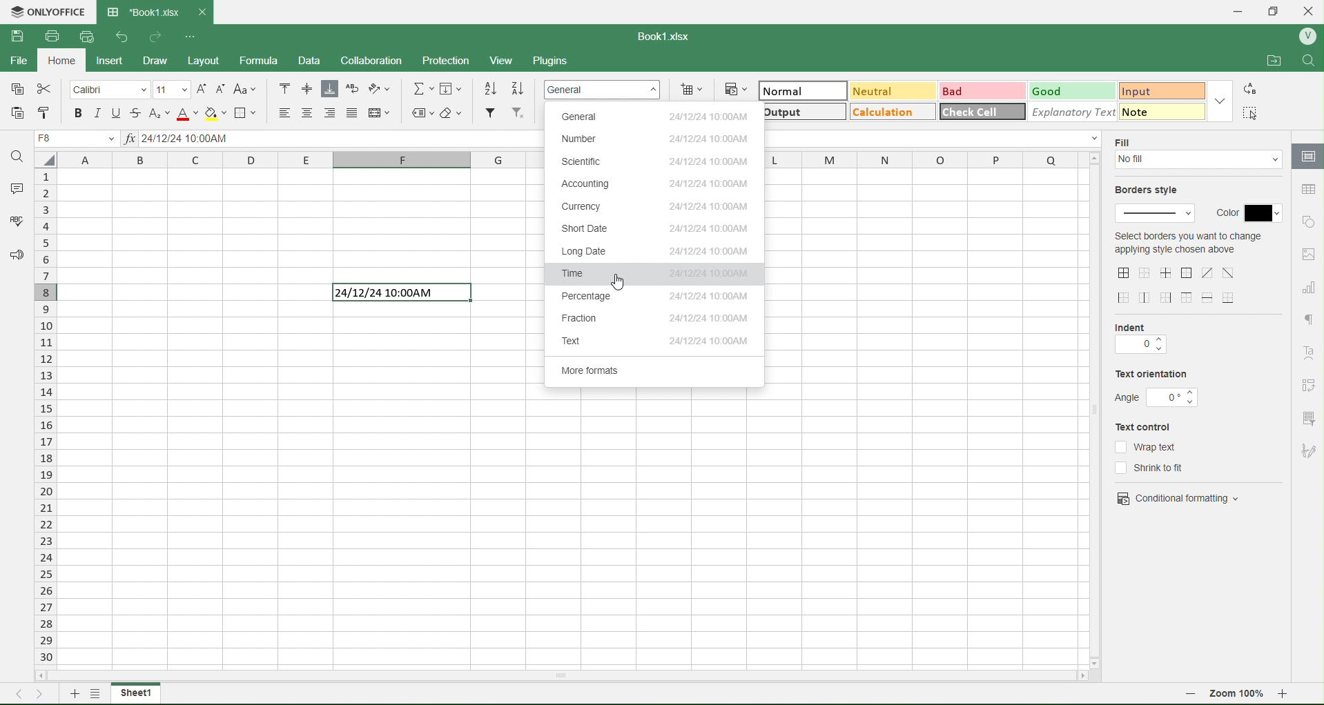  Describe the element at coordinates (605, 88) in the screenshot. I see `Number Format` at that location.